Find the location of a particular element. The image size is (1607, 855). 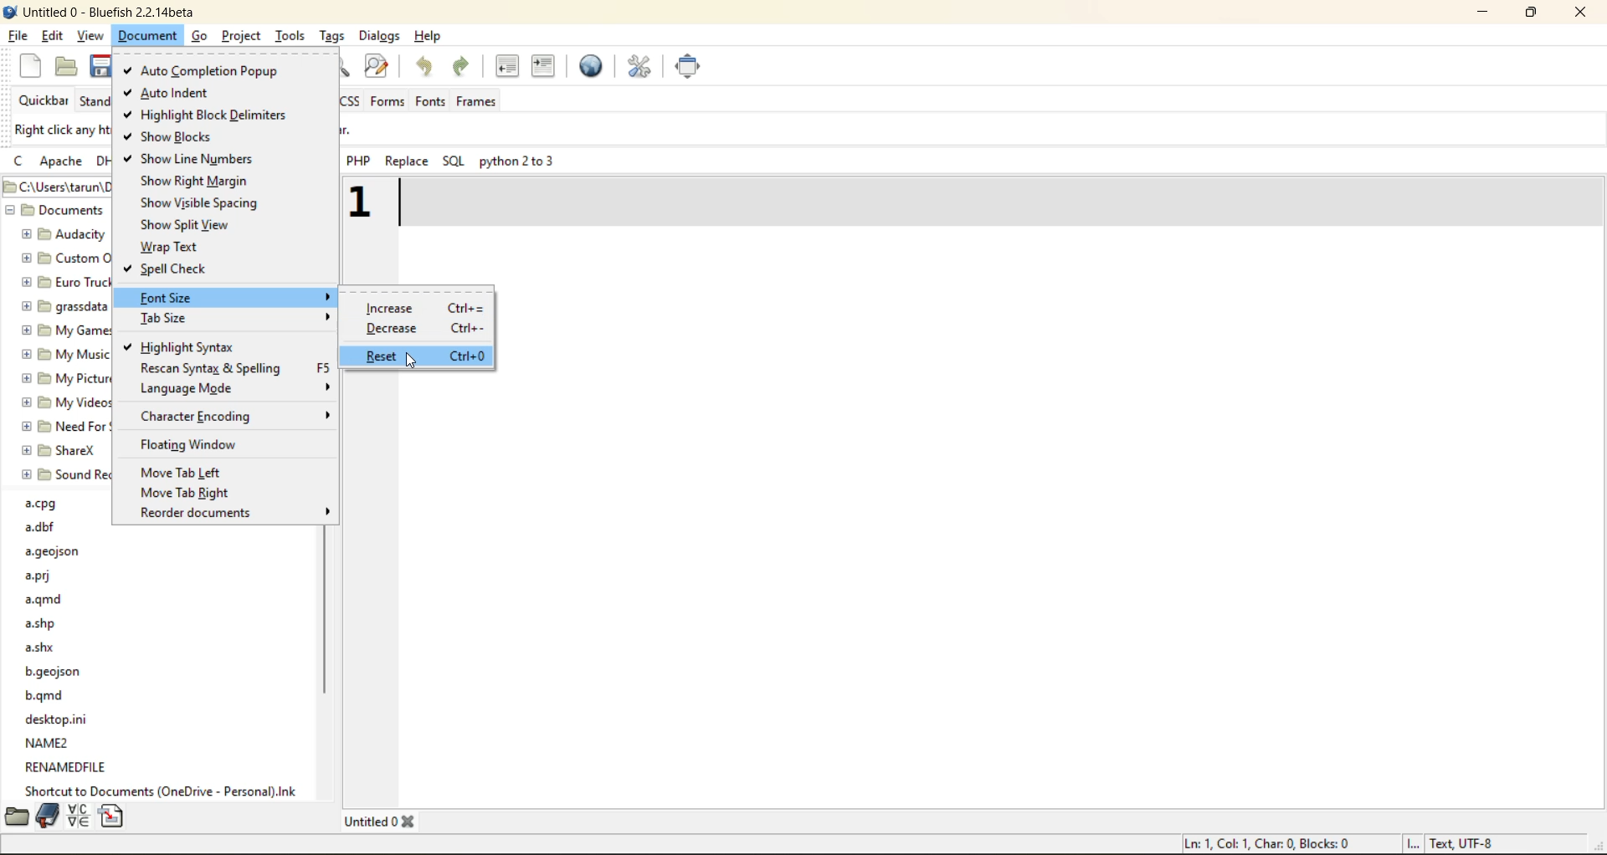

my games is located at coordinates (69, 330).